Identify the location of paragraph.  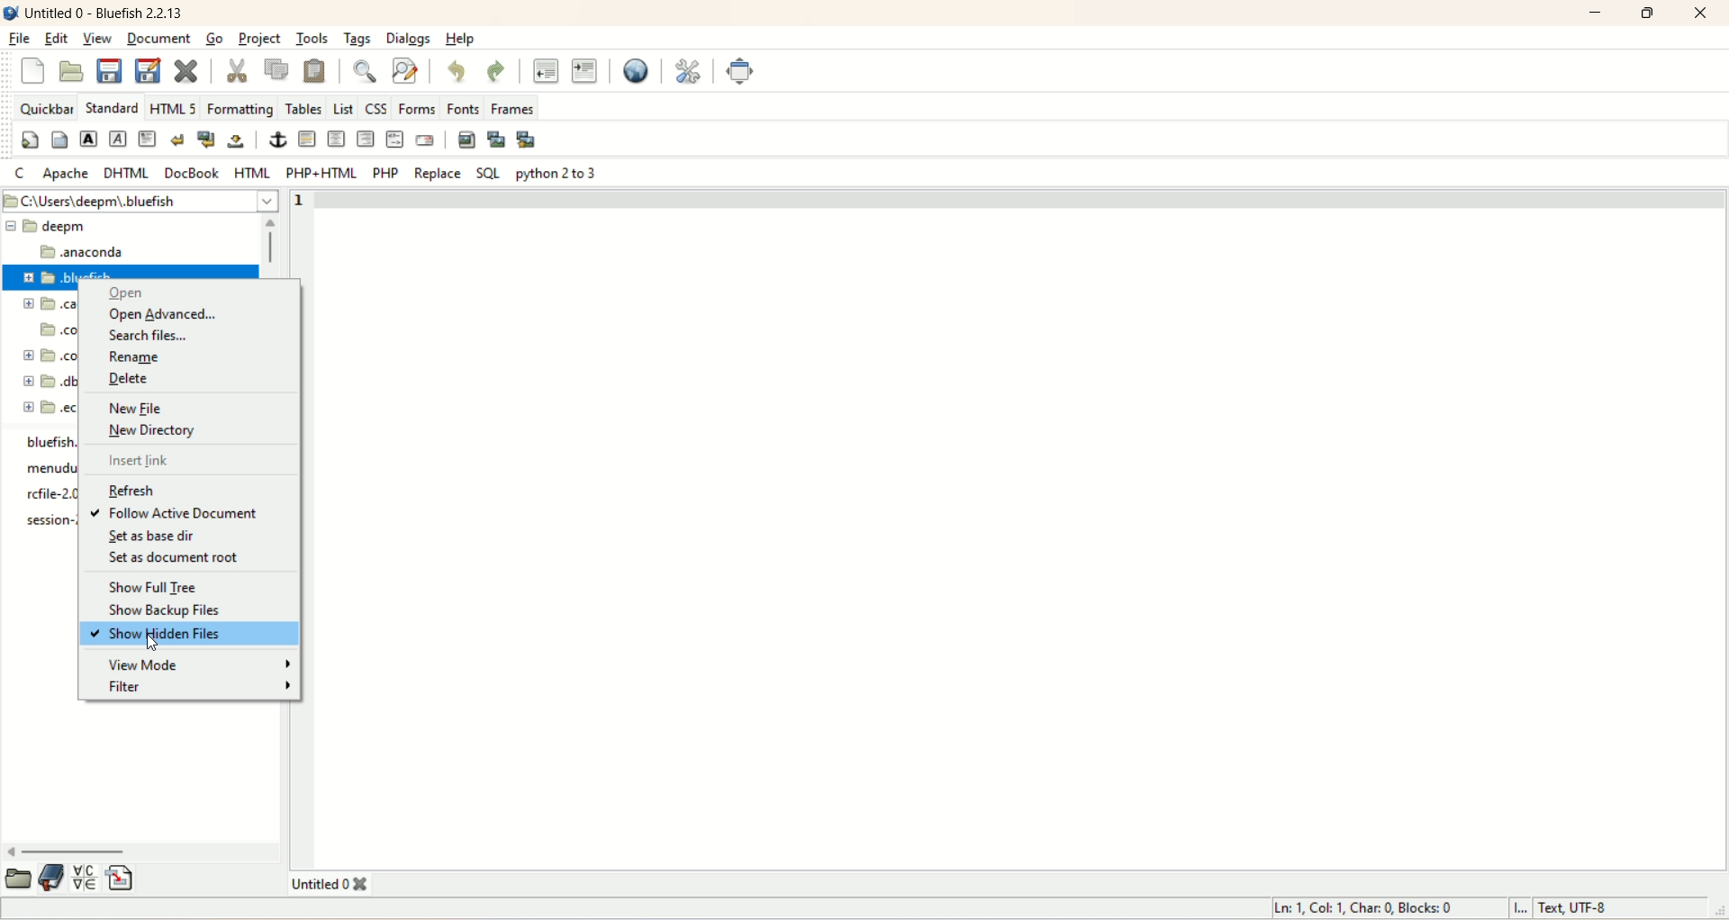
(151, 139).